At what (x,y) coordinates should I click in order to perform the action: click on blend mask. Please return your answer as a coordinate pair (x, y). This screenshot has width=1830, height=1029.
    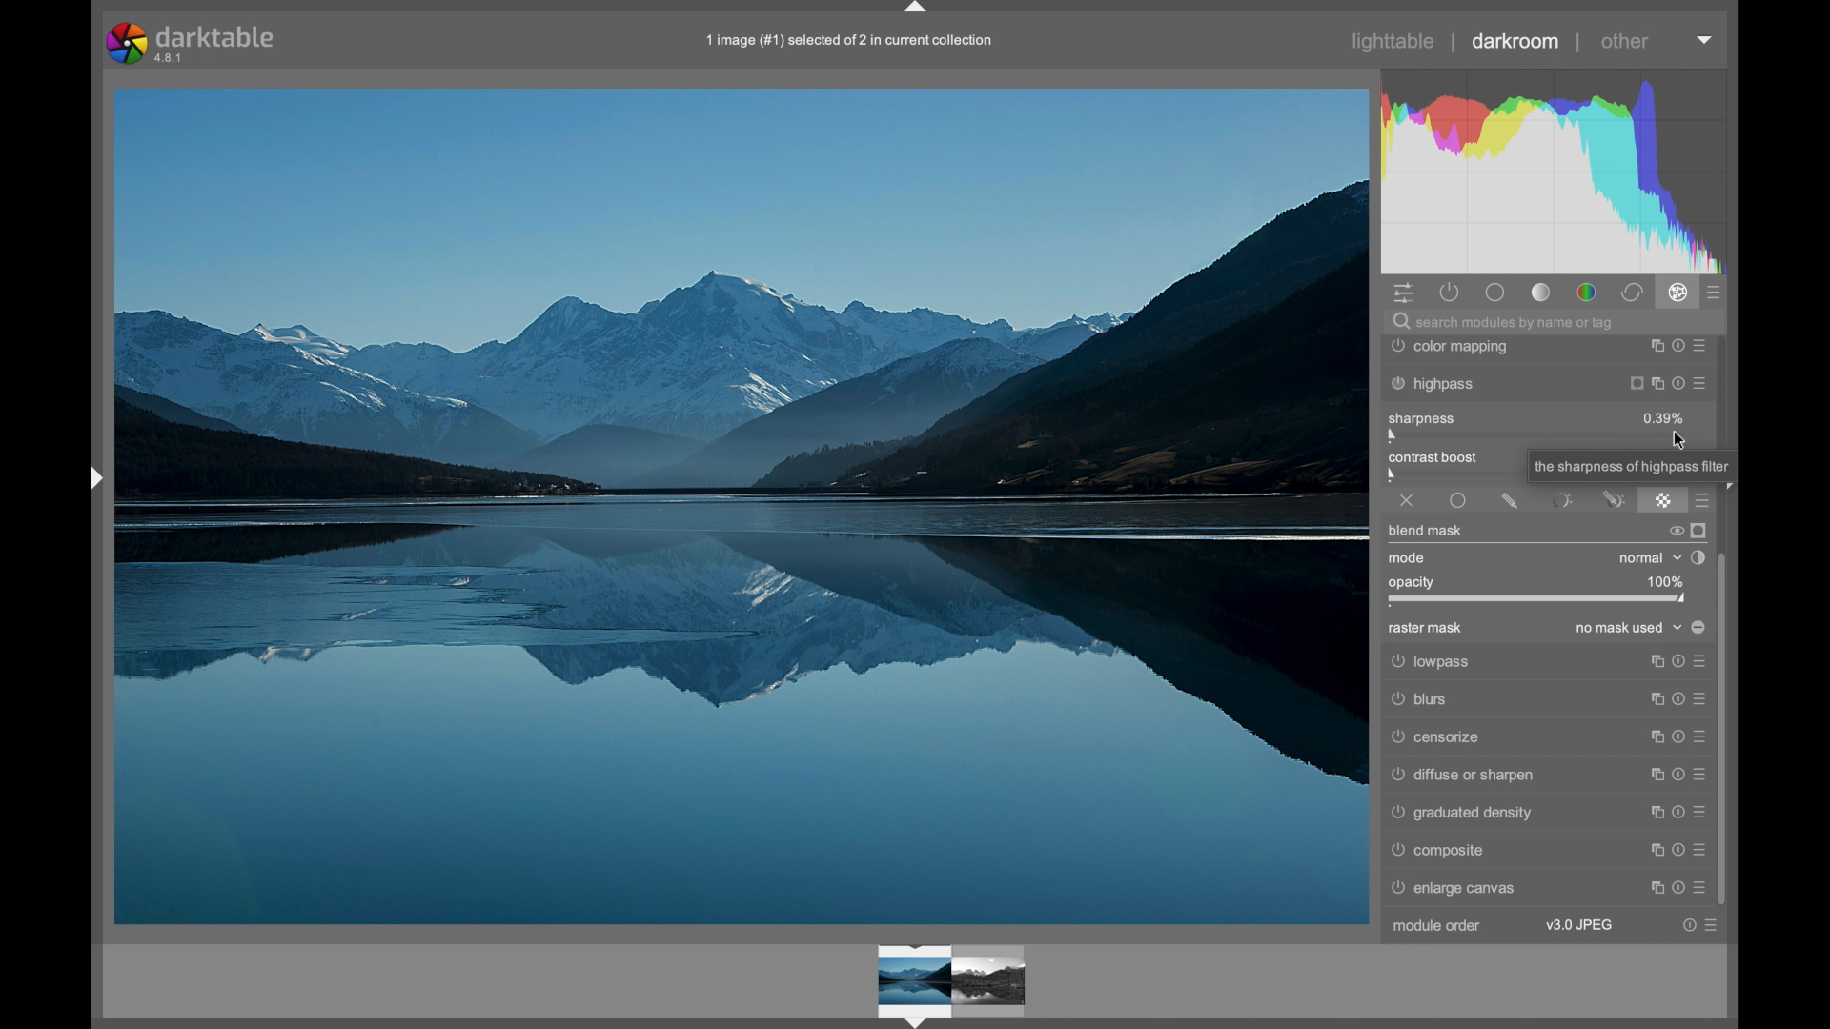
    Looking at the image, I should click on (1424, 531).